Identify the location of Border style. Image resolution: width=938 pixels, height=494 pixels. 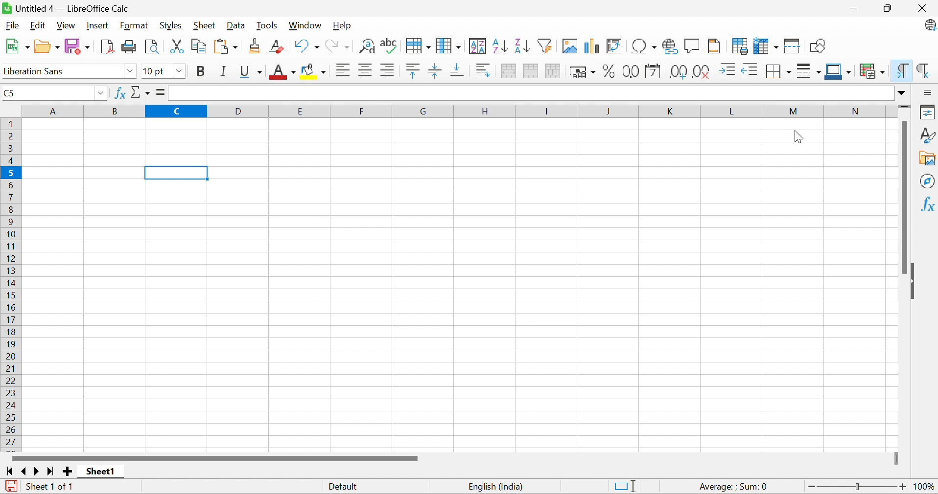
(810, 73).